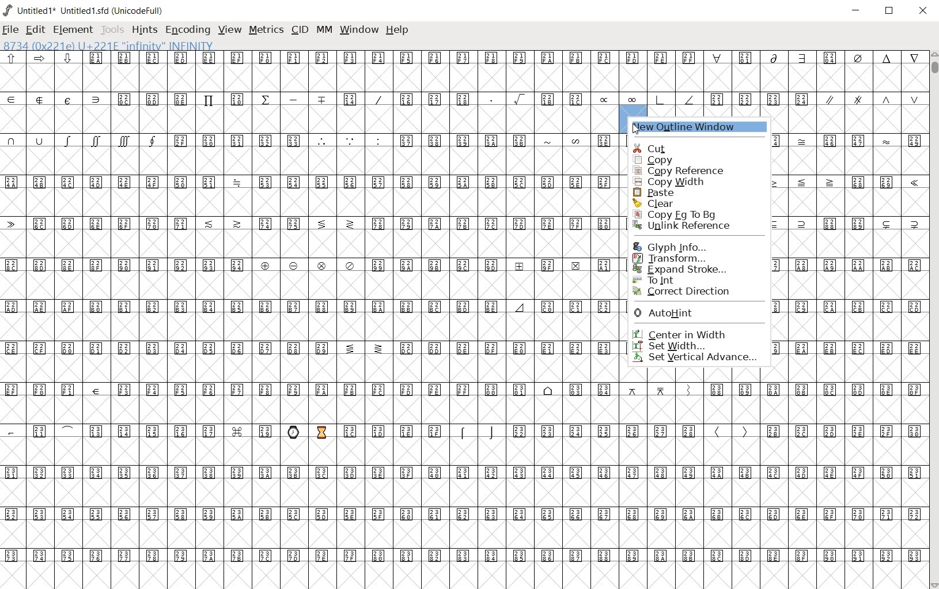  I want to click on empty glyph slots, so click(314, 327).